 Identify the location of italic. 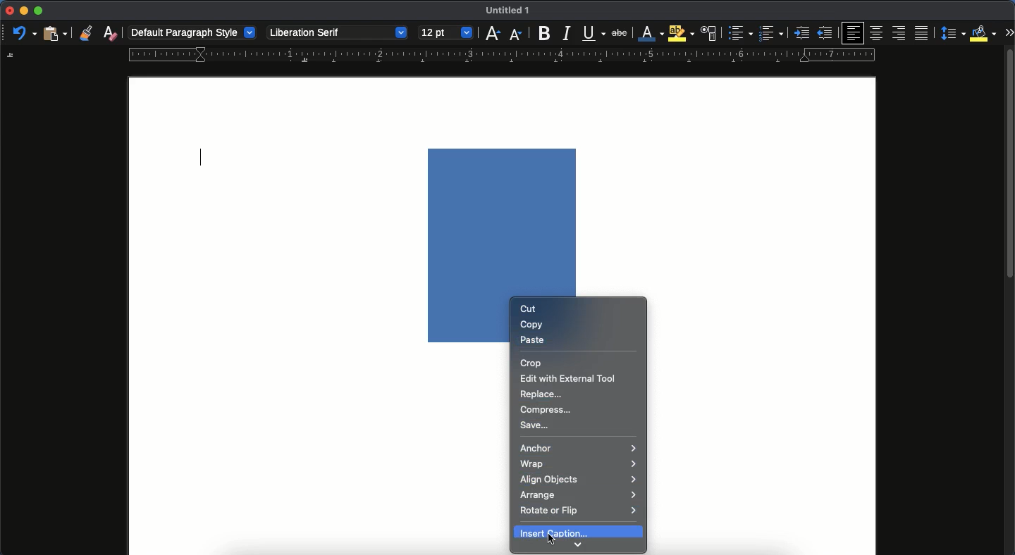
(565, 36).